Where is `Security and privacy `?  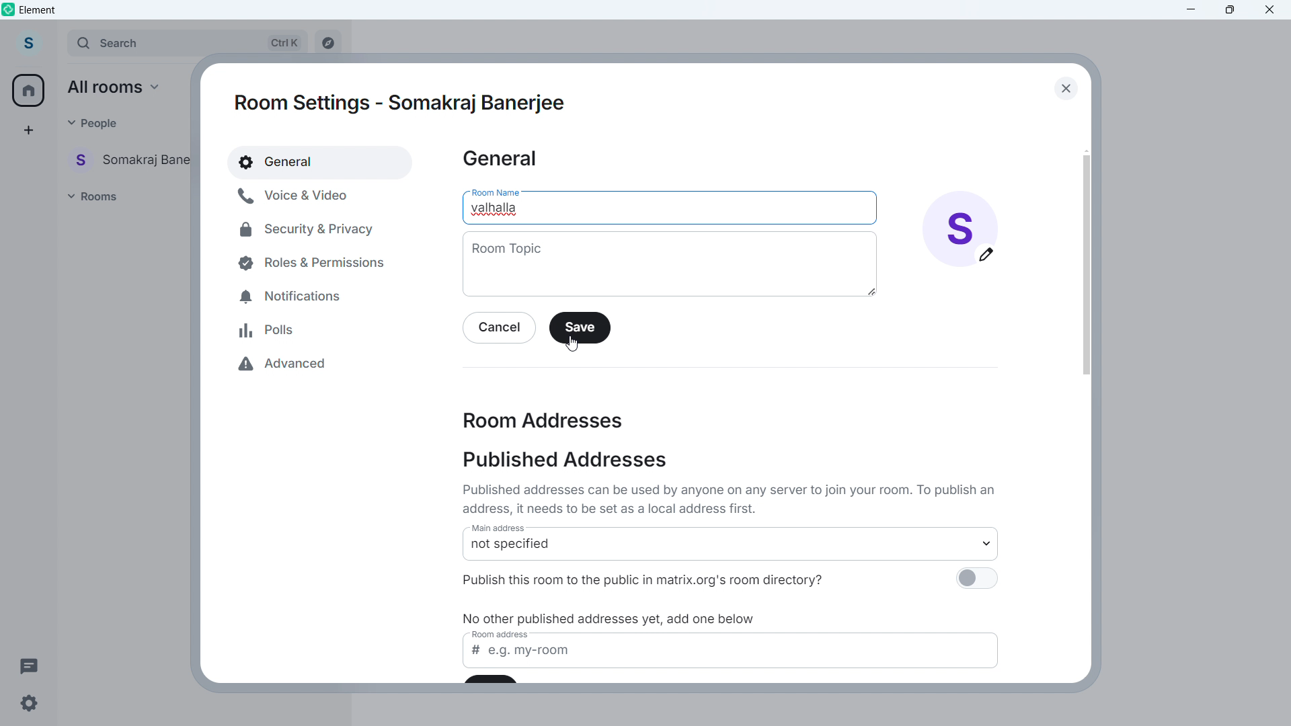 Security and privacy  is located at coordinates (309, 229).